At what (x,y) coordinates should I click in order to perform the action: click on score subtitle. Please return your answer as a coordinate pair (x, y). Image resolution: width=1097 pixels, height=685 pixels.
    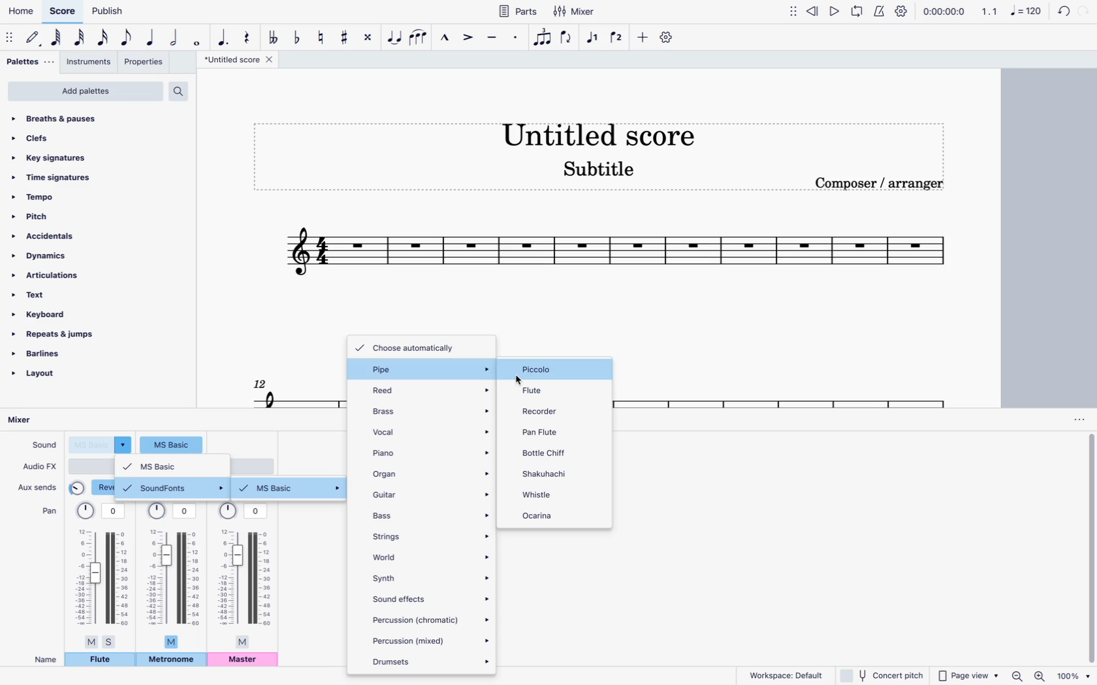
    Looking at the image, I should click on (599, 172).